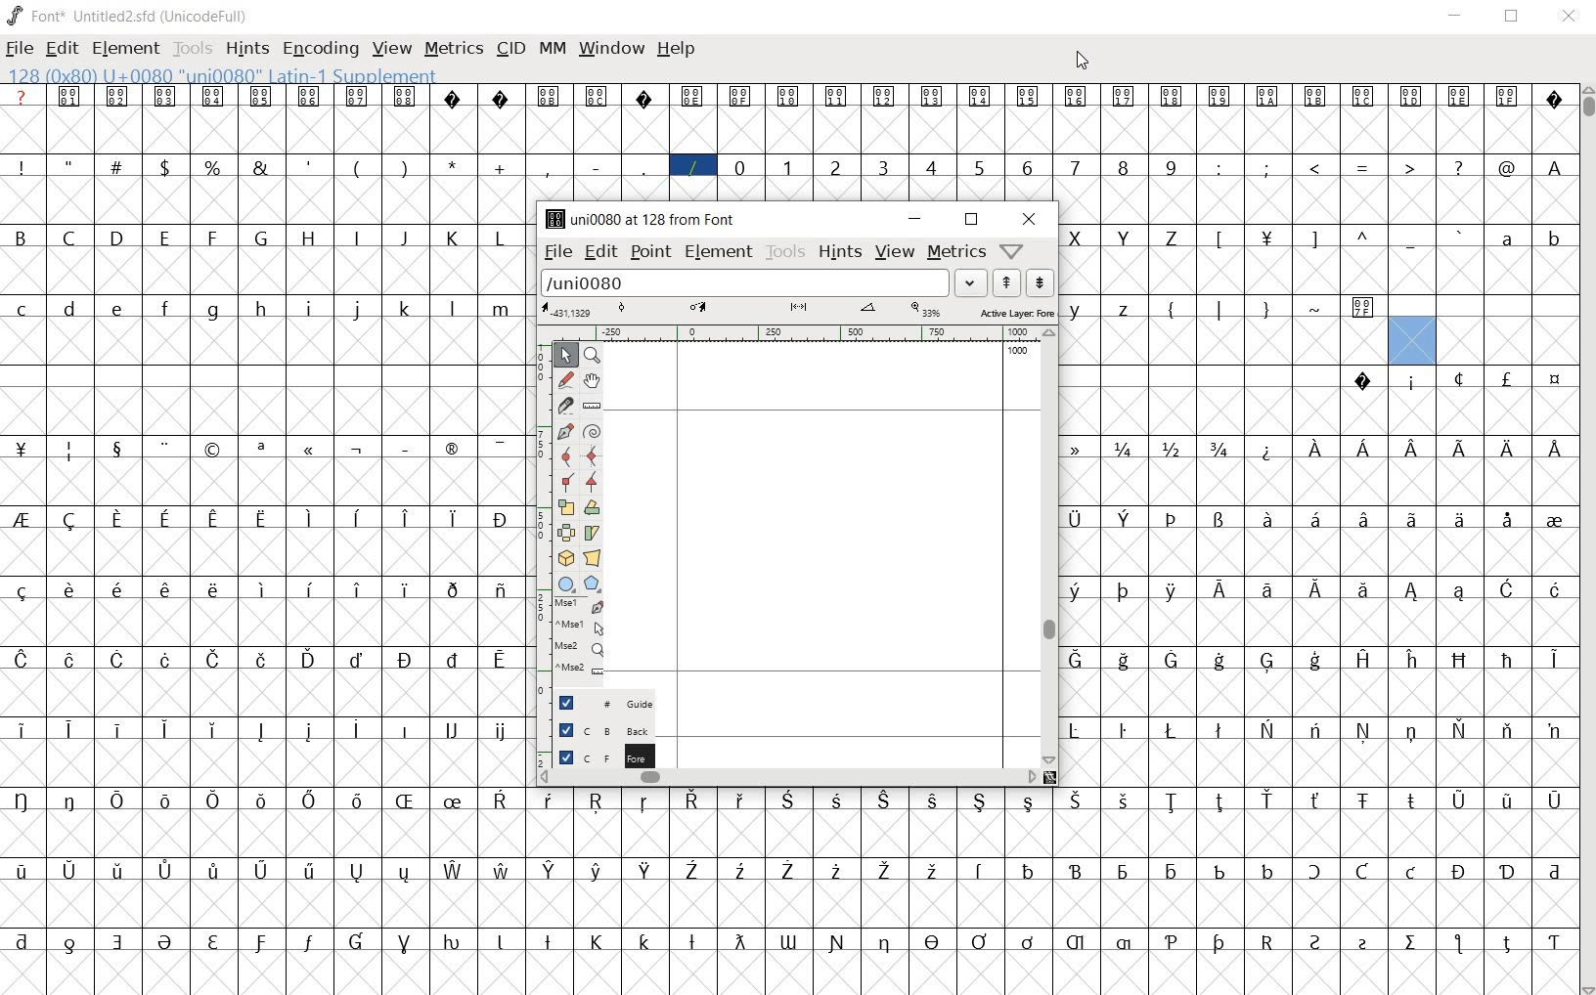 This screenshot has width=1596, height=995. What do you see at coordinates (261, 520) in the screenshot?
I see `glyph` at bounding box center [261, 520].